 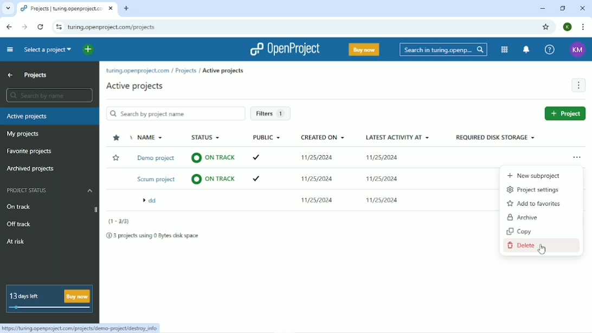 I want to click on on track, so click(x=214, y=180).